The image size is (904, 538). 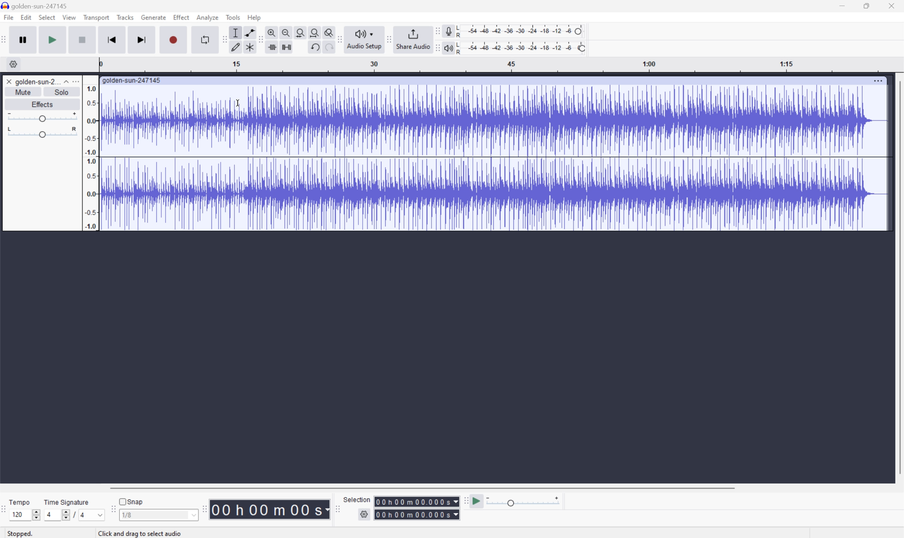 What do you see at coordinates (41, 133) in the screenshot?
I see `Slider` at bounding box center [41, 133].